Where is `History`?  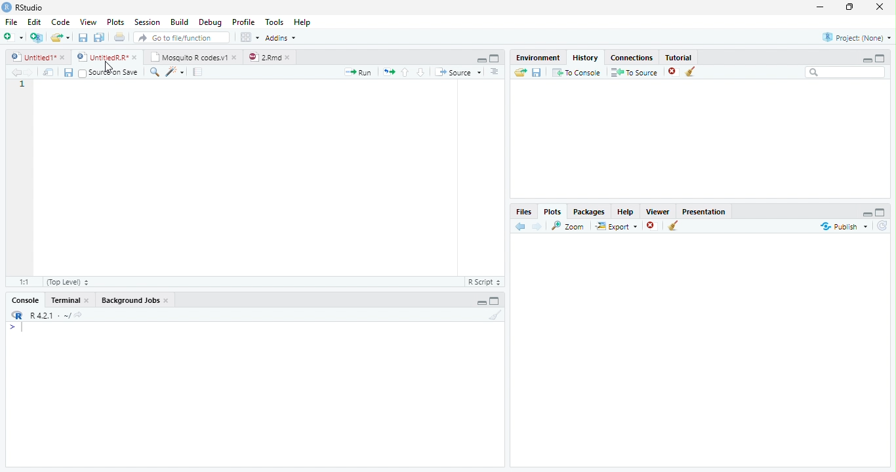 History is located at coordinates (586, 56).